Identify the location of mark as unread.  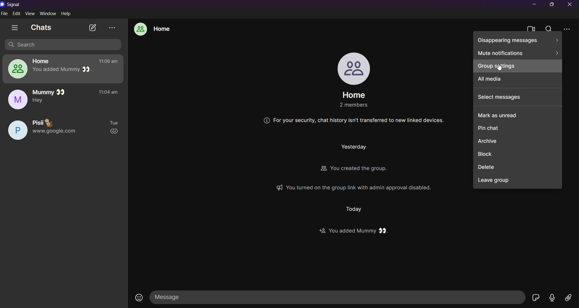
(518, 114).